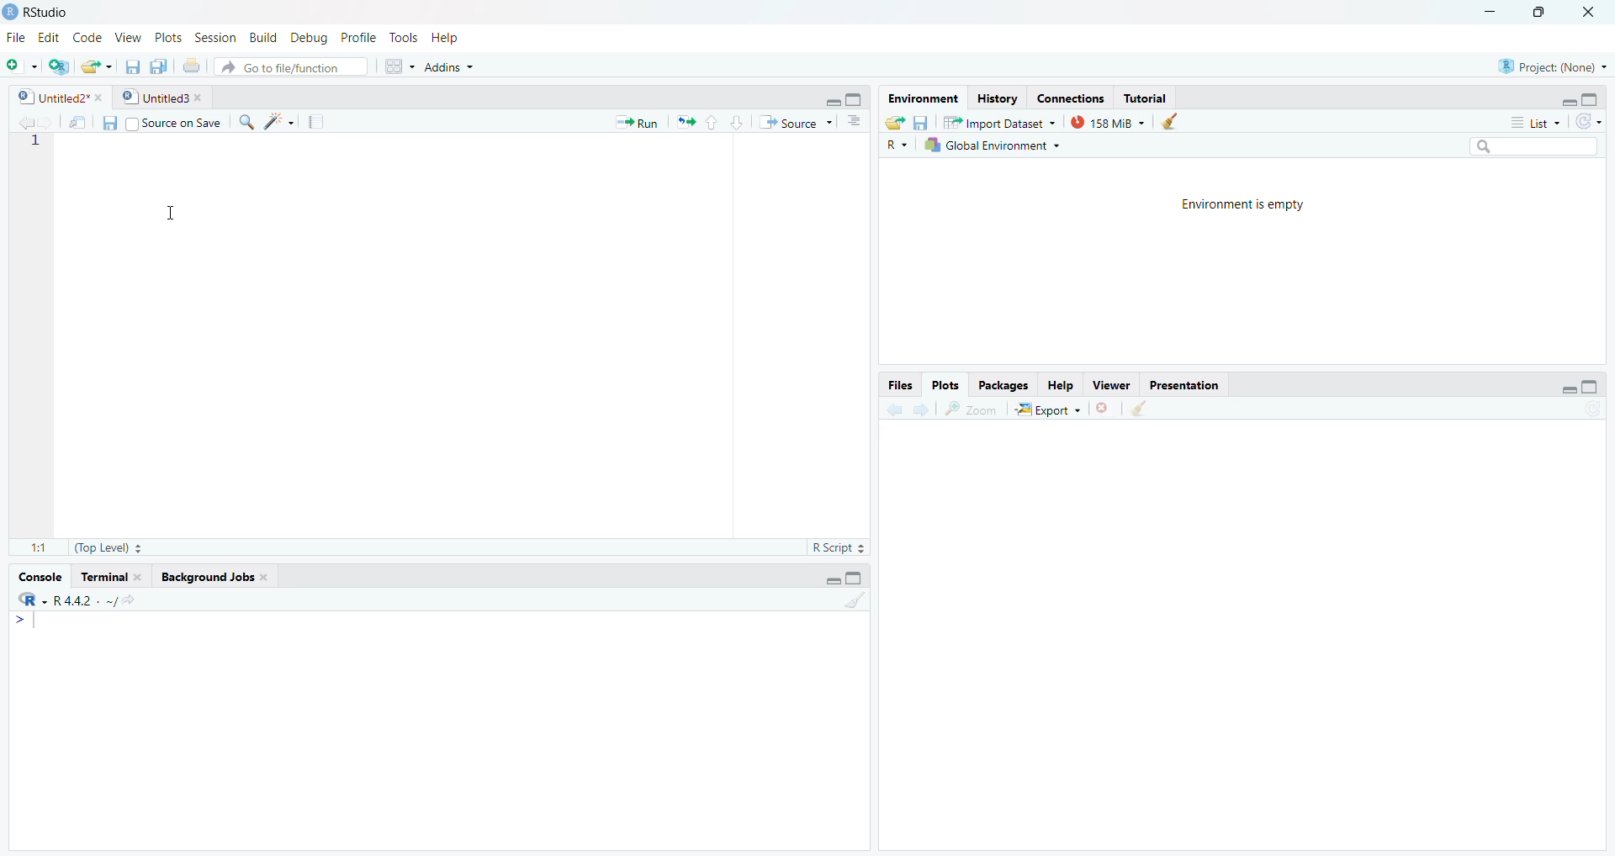 The image size is (1615, 856). I want to click on Plots, so click(948, 384).